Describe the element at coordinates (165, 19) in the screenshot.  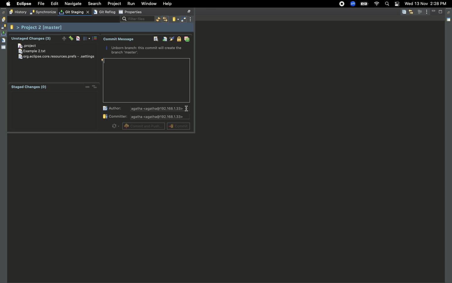
I see `Link with editor and selection` at that location.